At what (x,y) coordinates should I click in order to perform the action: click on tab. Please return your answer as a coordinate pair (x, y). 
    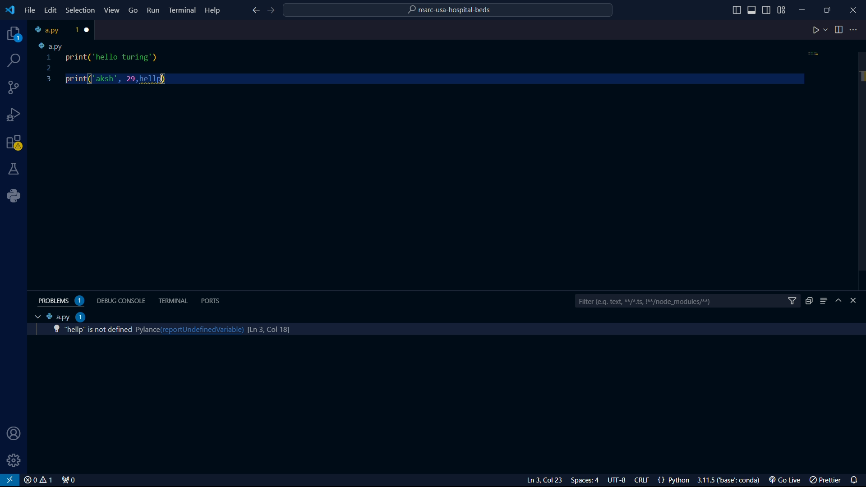
    Looking at the image, I should click on (55, 30).